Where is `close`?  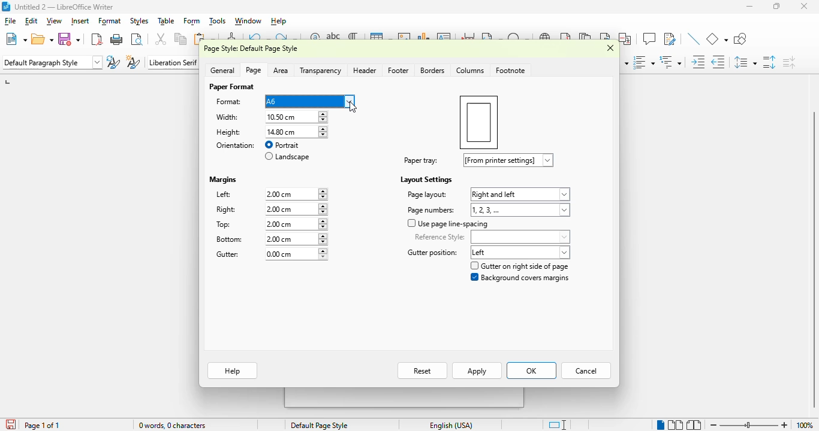
close is located at coordinates (803, 6).